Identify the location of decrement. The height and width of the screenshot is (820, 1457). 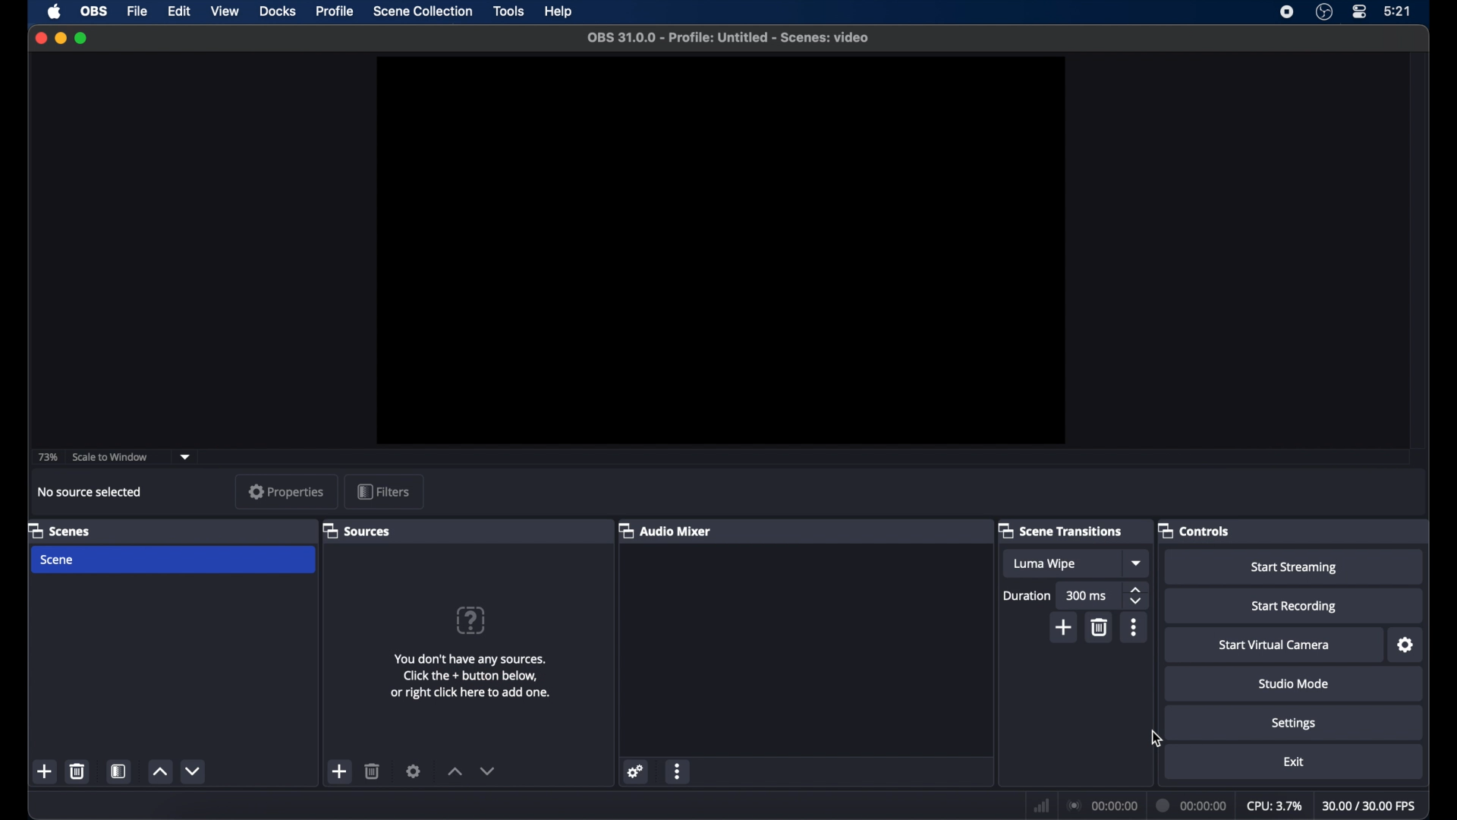
(487, 771).